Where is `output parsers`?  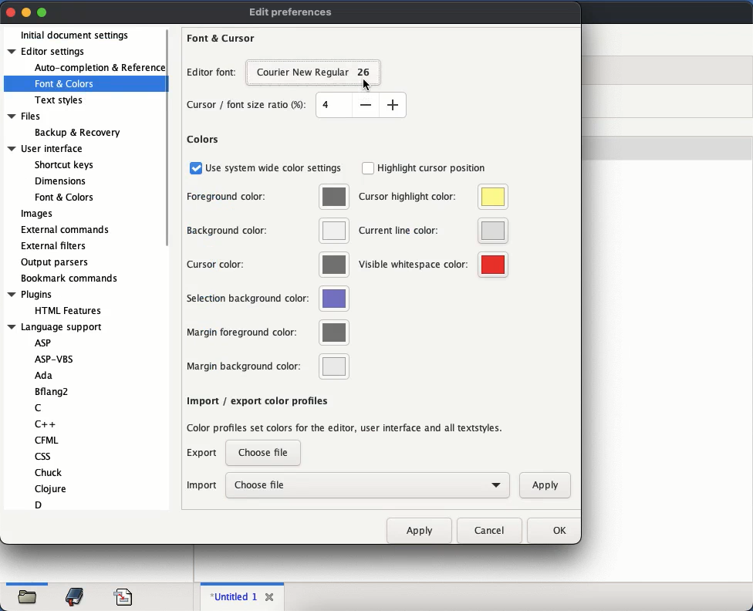 output parsers is located at coordinates (56, 262).